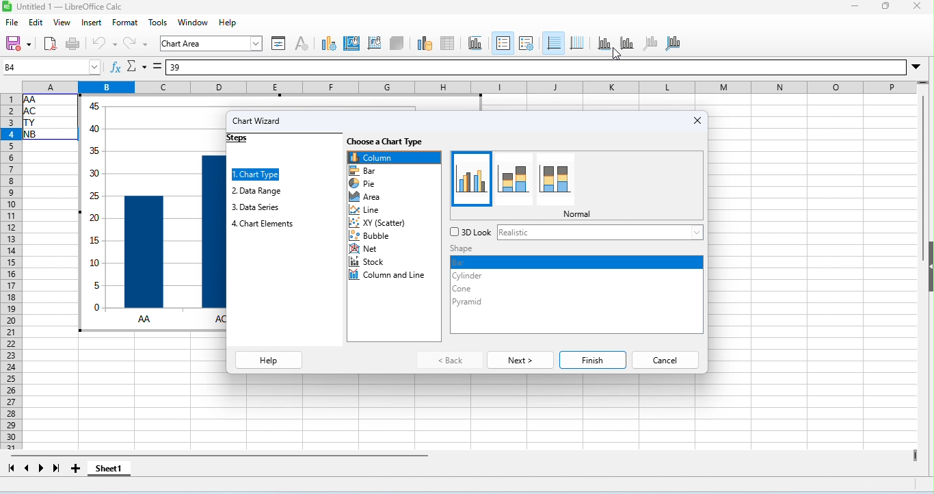  What do you see at coordinates (77, 469) in the screenshot?
I see `add new sheet` at bounding box center [77, 469].